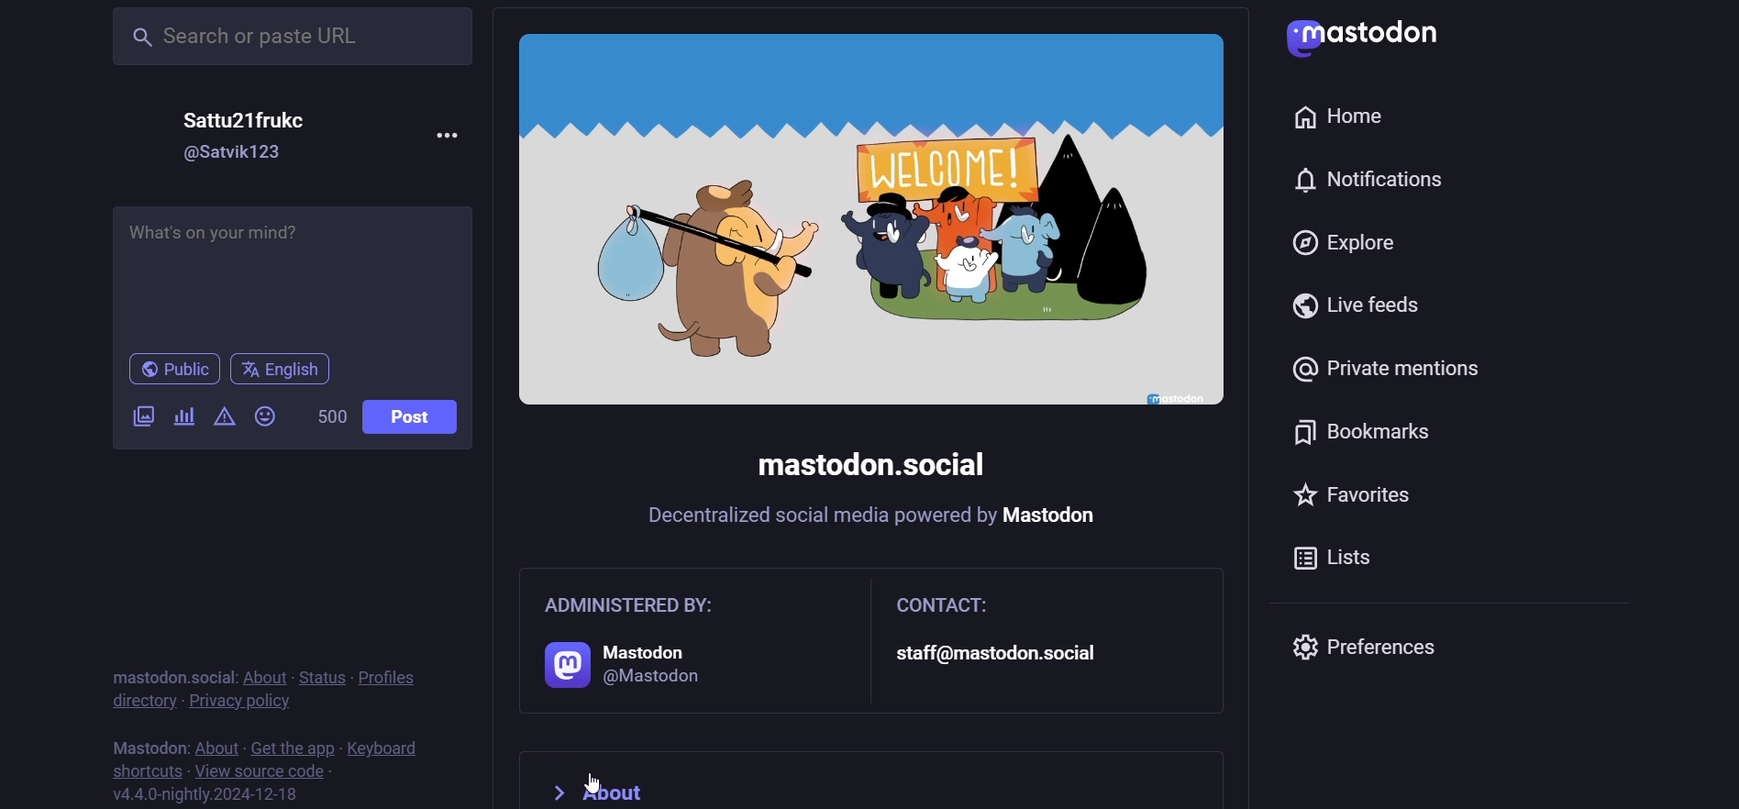 This screenshot has height=809, width=1739. Describe the element at coordinates (260, 770) in the screenshot. I see `view source code` at that location.